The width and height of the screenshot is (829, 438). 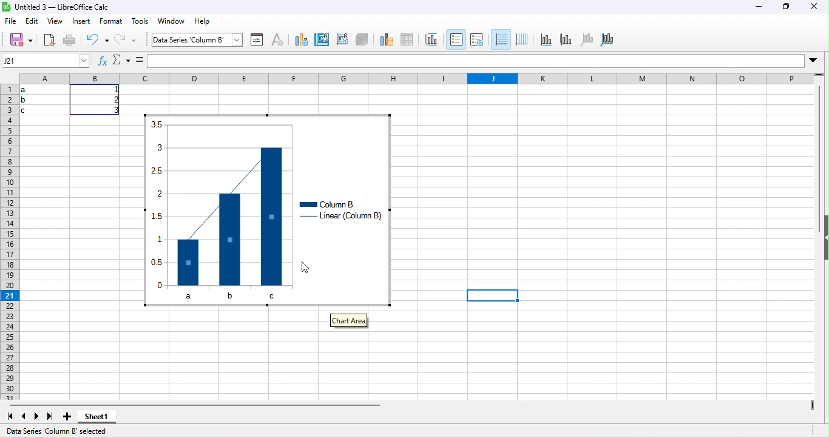 I want to click on sheet 1, so click(x=103, y=419).